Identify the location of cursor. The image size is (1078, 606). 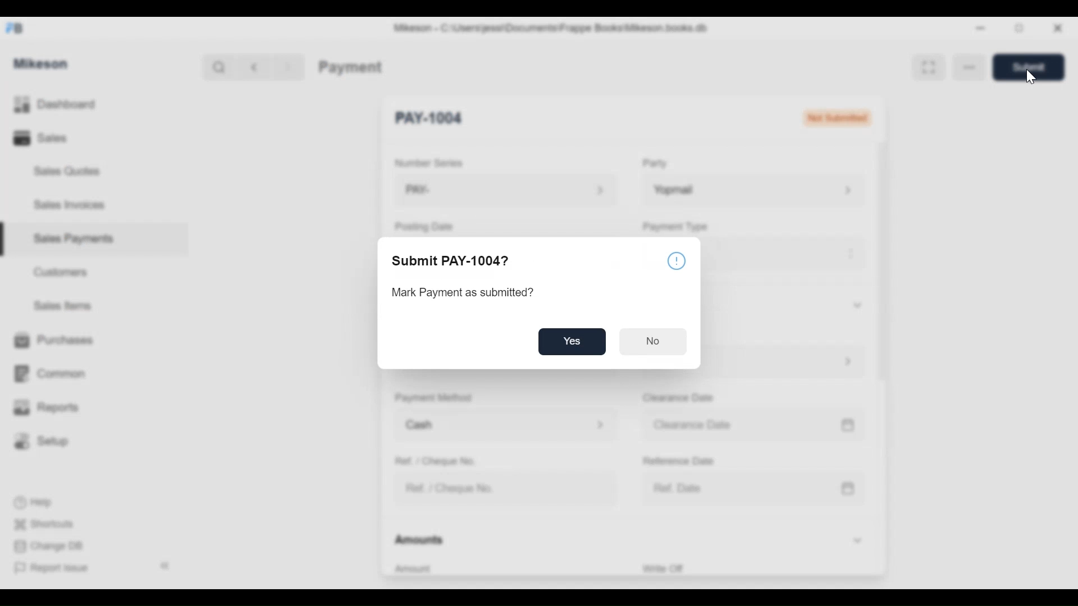
(1030, 79).